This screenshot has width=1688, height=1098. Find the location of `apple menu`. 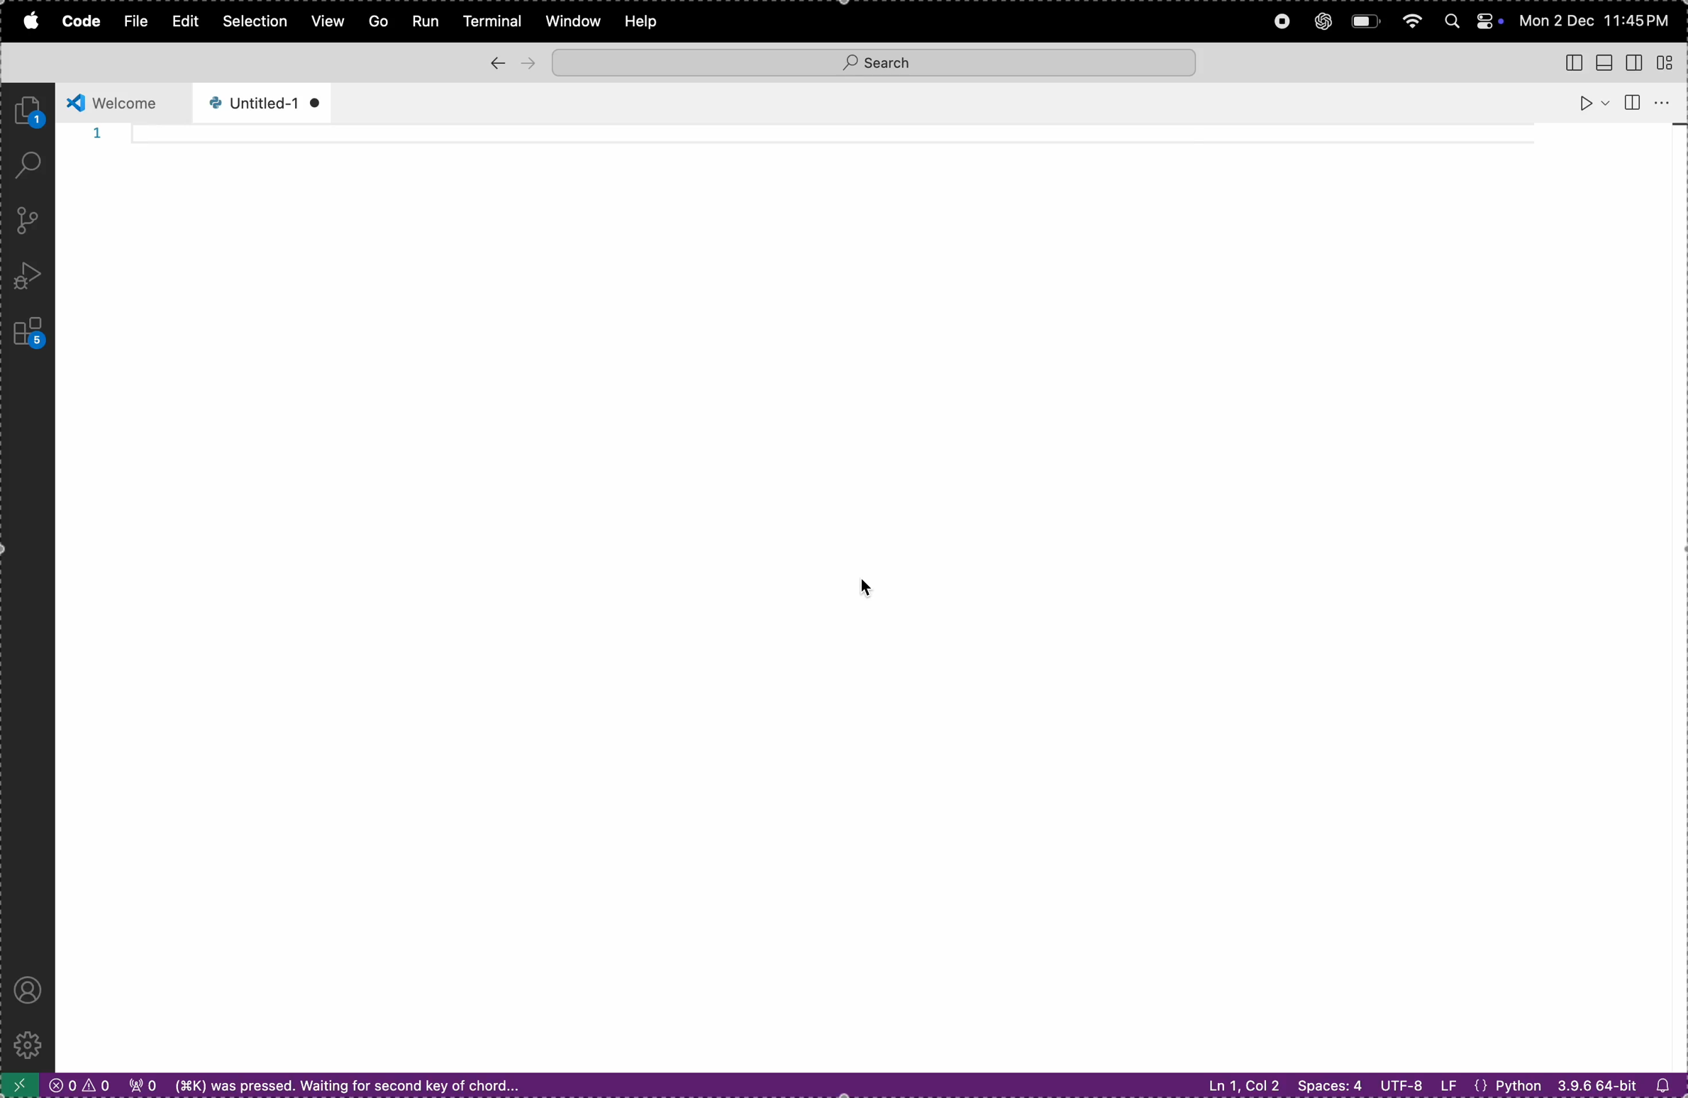

apple menu is located at coordinates (28, 23).